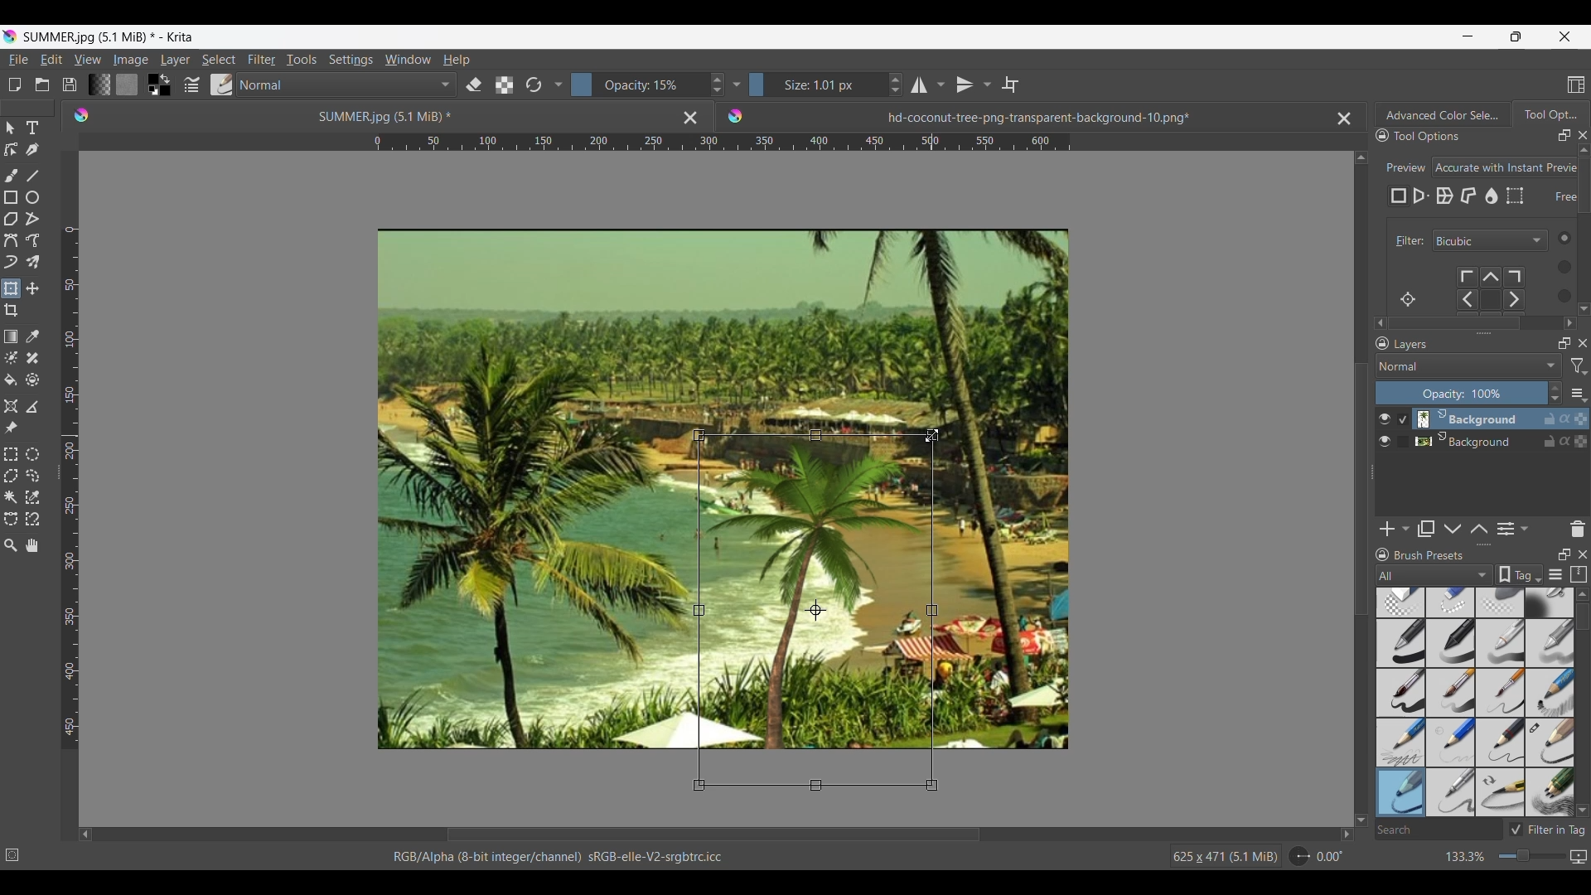 This screenshot has height=895, width=1591. Describe the element at coordinates (1555, 576) in the screenshot. I see `Display settings` at that location.